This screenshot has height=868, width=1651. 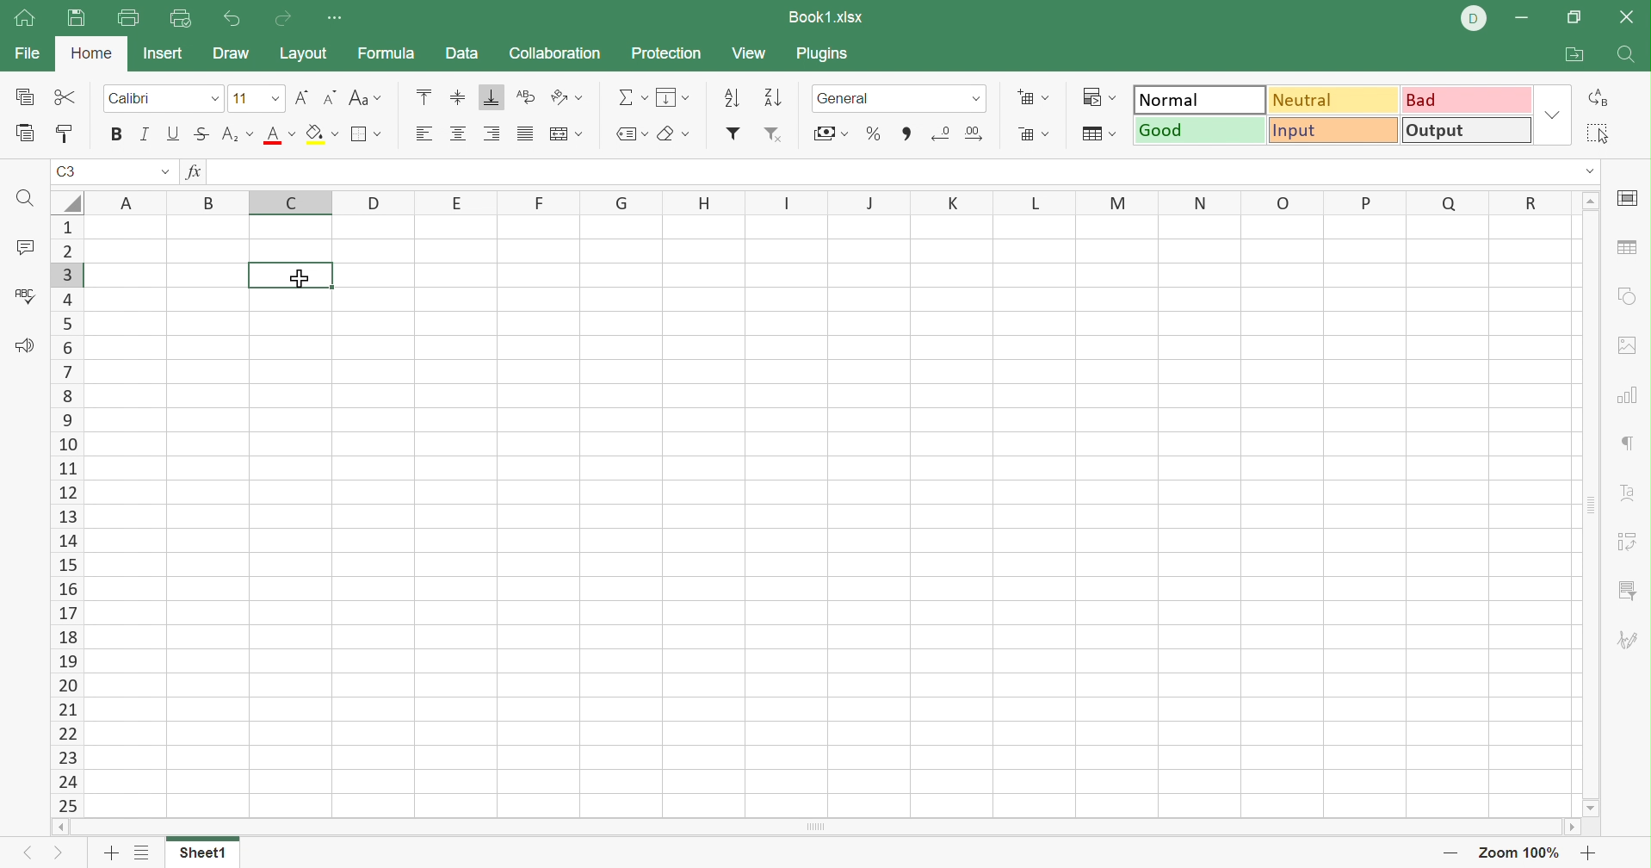 I want to click on Borders, so click(x=369, y=138).